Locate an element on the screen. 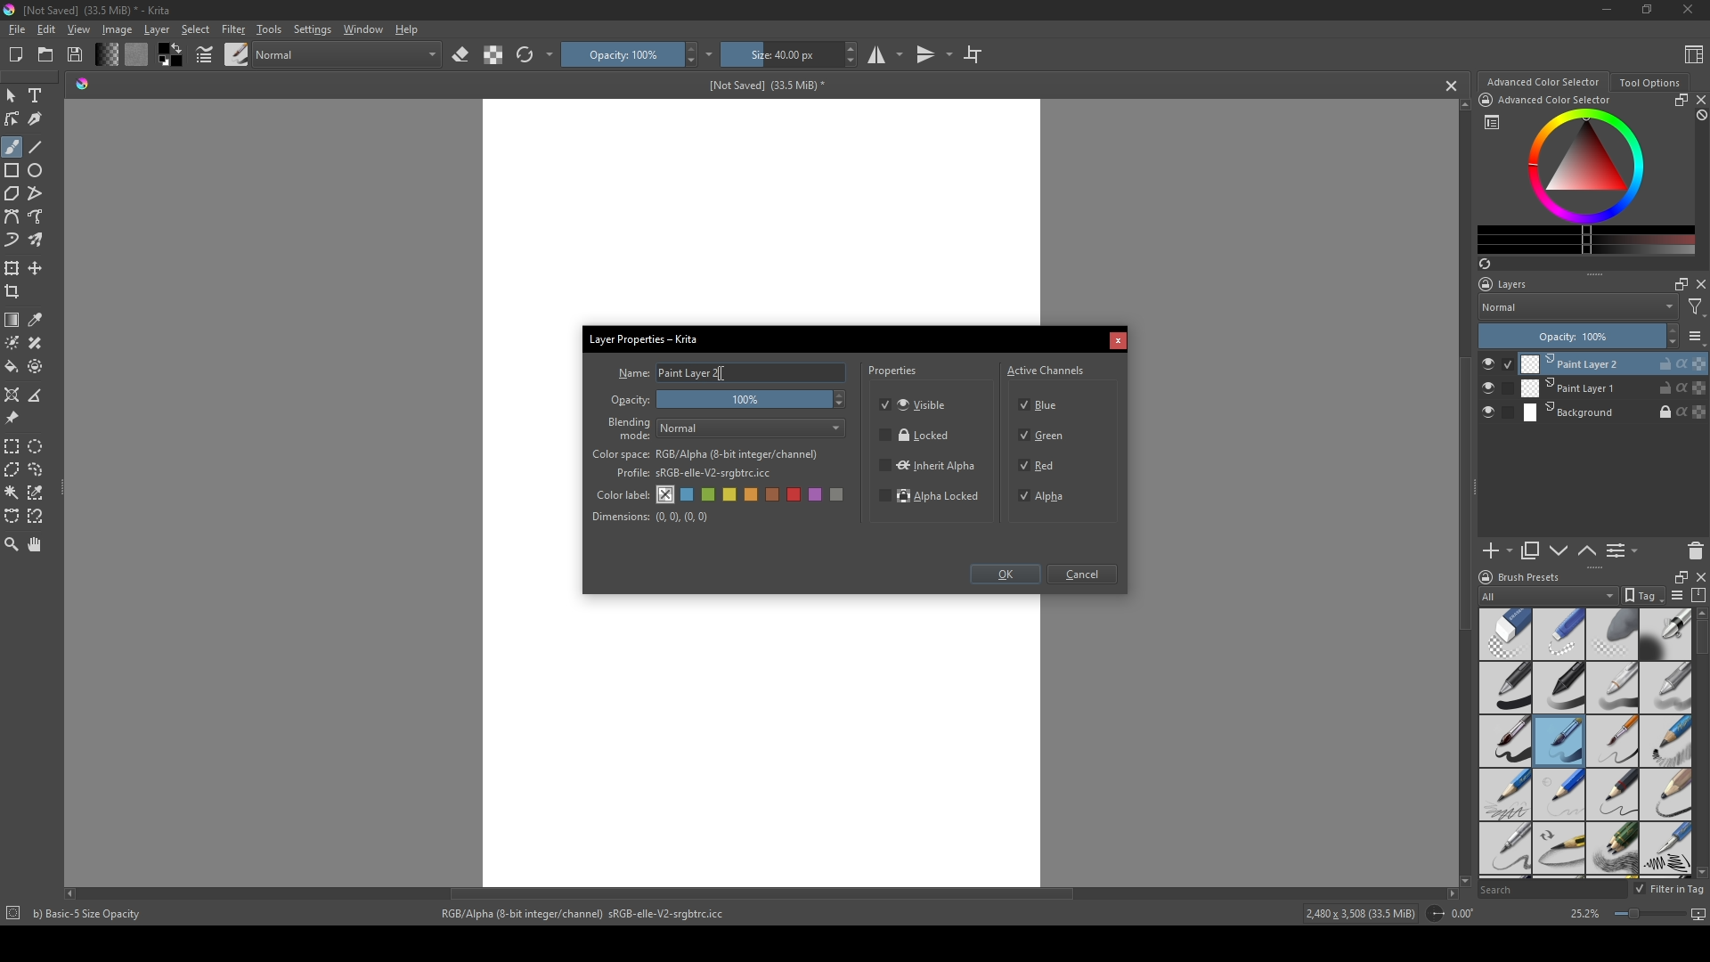 The width and height of the screenshot is (1710, 962). transitions is located at coordinates (934, 55).